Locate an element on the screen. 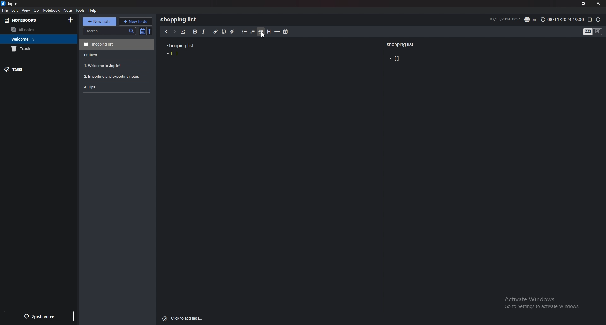 The image size is (606, 325). search bar is located at coordinates (109, 31).